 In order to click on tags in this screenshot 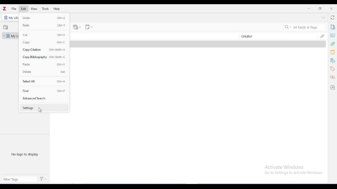, I will do `click(332, 69)`.